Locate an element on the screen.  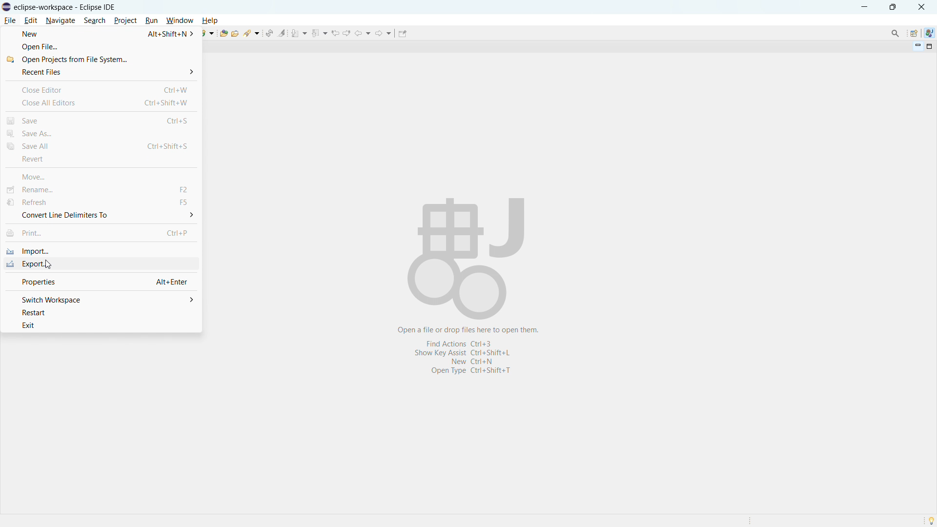
access commands and other items is located at coordinates (896, 33).